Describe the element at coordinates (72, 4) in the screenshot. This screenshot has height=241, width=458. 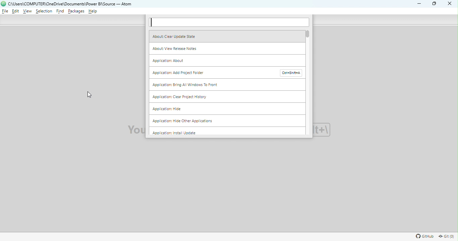
I see `File name` at that location.